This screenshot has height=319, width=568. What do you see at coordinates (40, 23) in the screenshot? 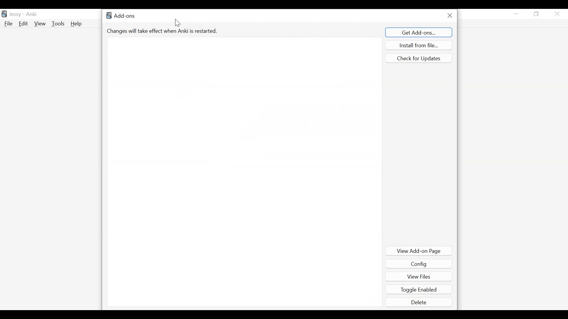
I see `View` at bounding box center [40, 23].